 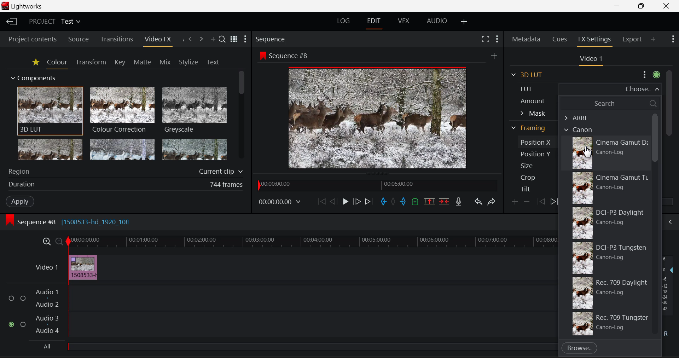 What do you see at coordinates (55, 21) in the screenshot?
I see `Project Title` at bounding box center [55, 21].